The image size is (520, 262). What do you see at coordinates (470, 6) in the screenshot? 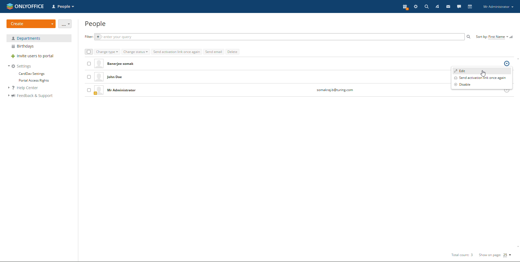
I see `calendar` at bounding box center [470, 6].